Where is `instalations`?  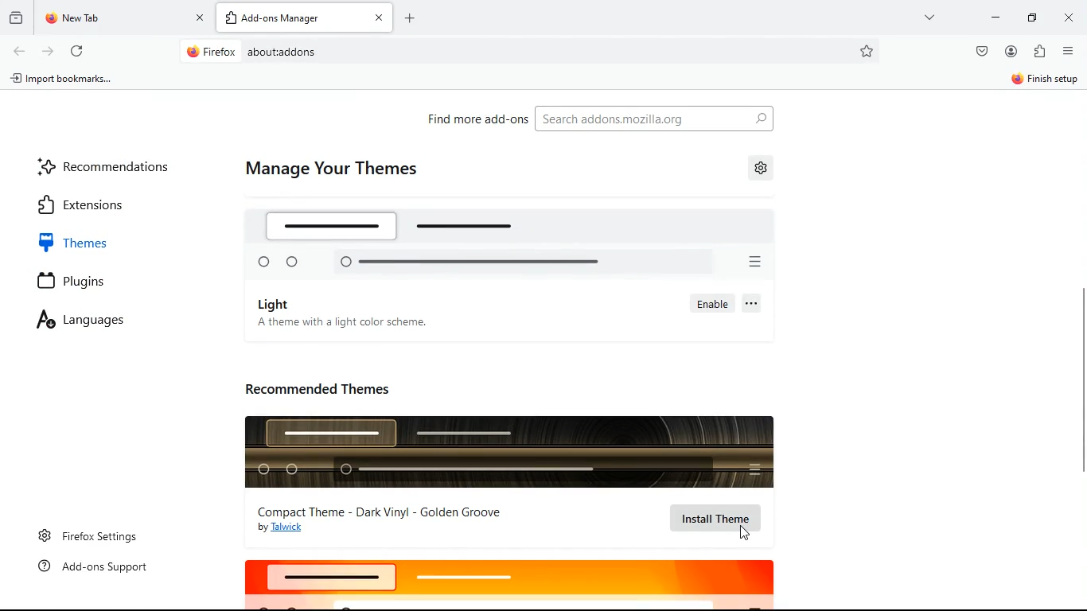 instalations is located at coordinates (1039, 53).